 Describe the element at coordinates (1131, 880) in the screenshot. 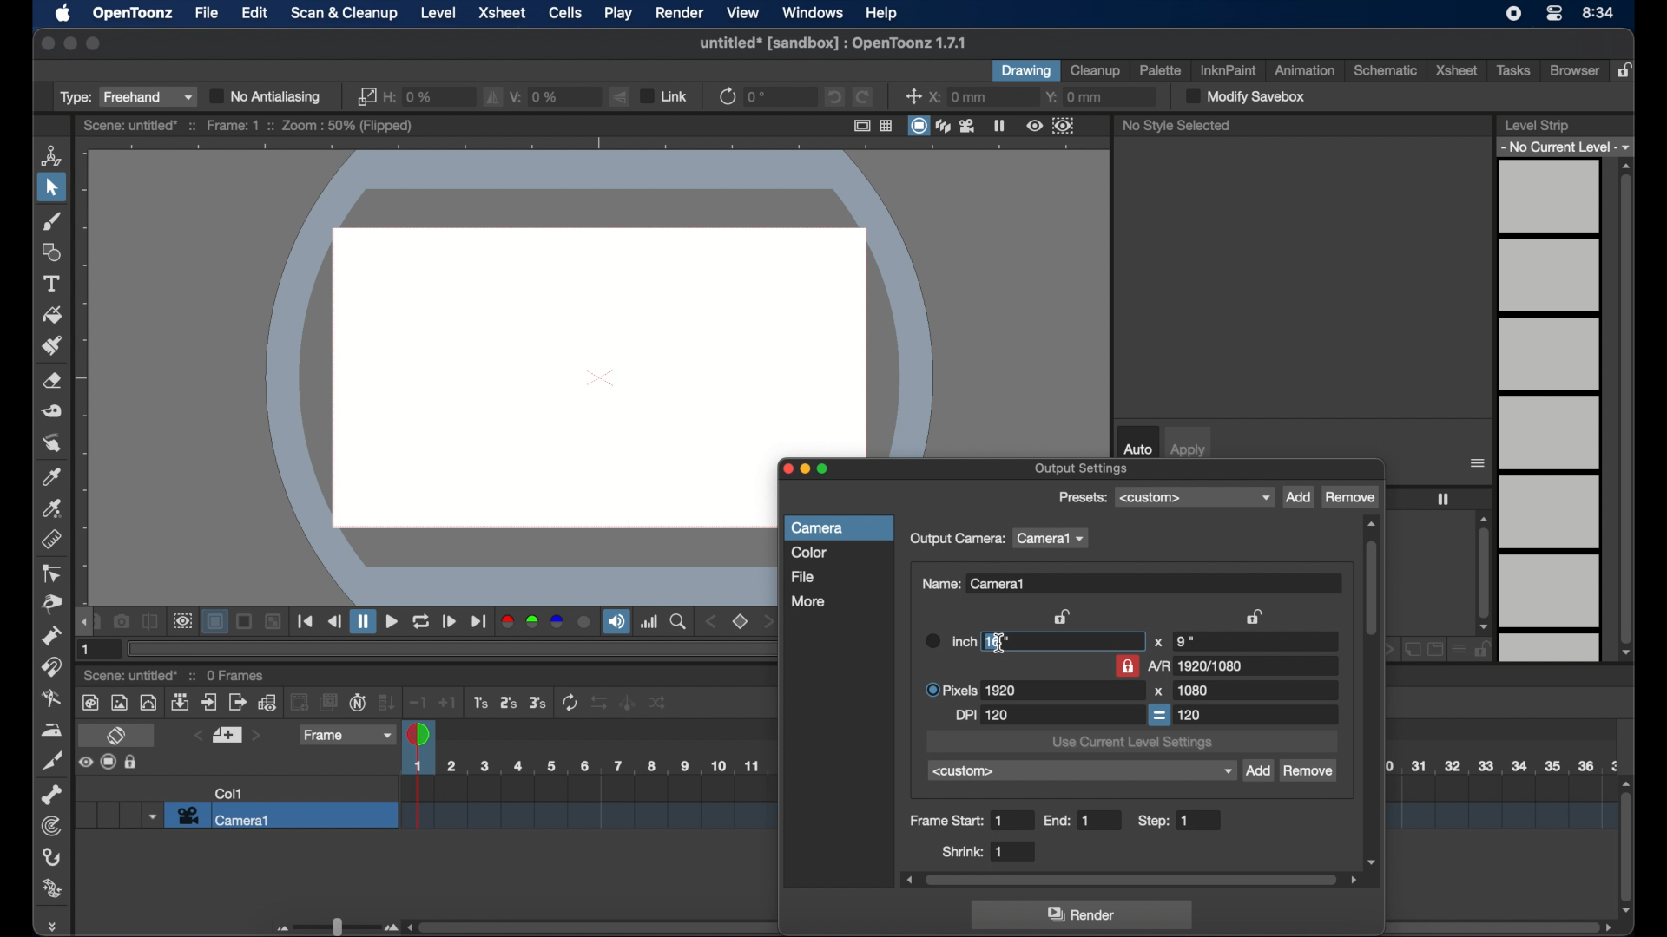

I see `scroll box` at that location.